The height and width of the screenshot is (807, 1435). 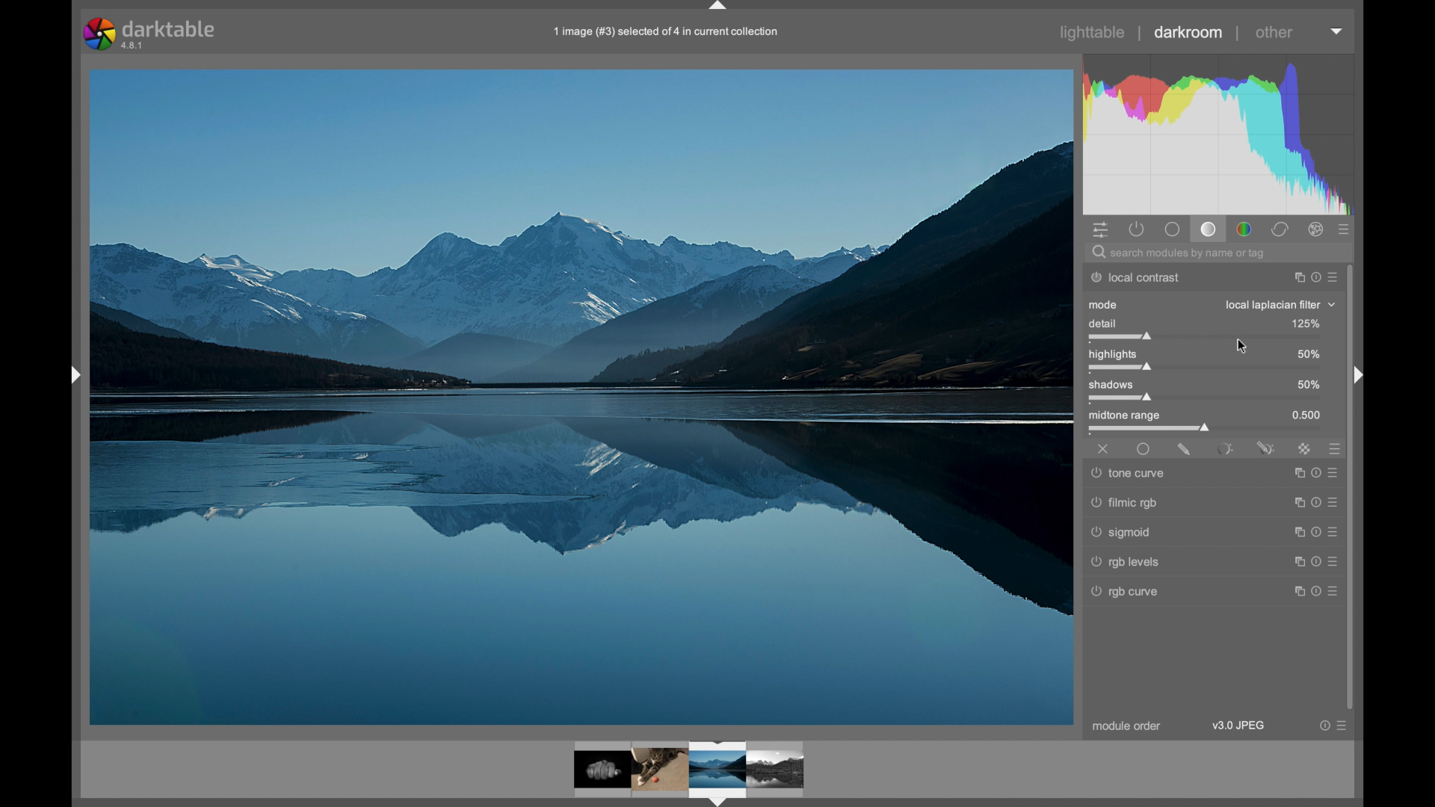 What do you see at coordinates (1114, 355) in the screenshot?
I see `highlights` at bounding box center [1114, 355].